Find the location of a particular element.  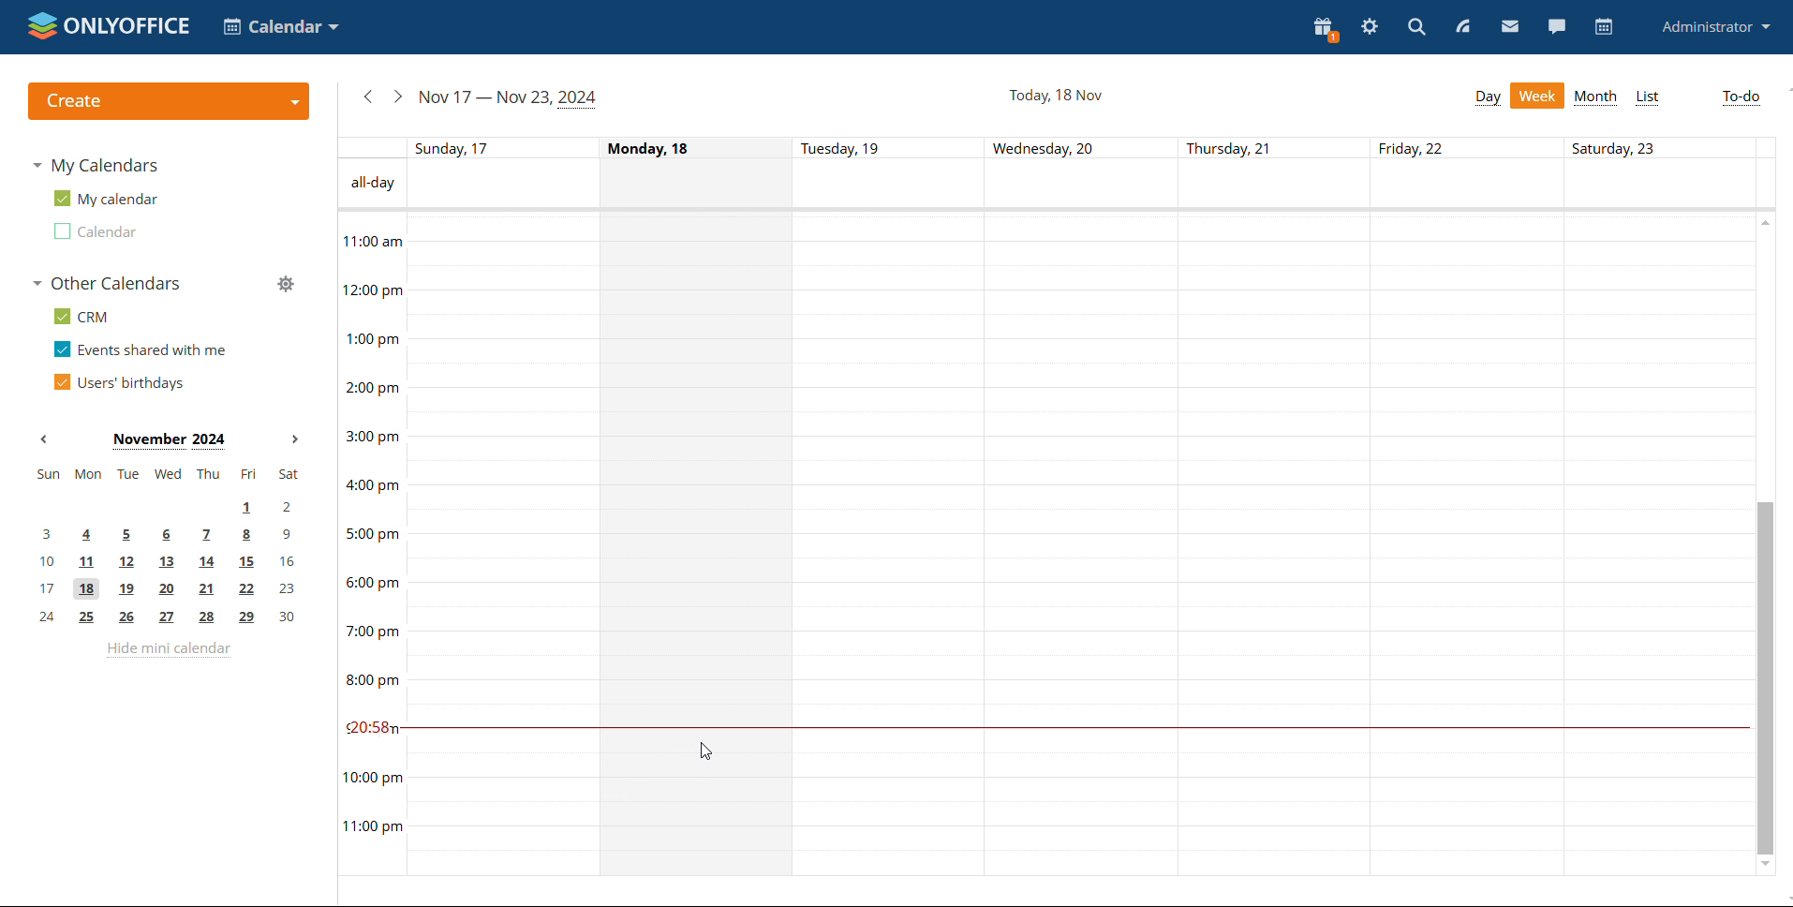

present is located at coordinates (1325, 29).